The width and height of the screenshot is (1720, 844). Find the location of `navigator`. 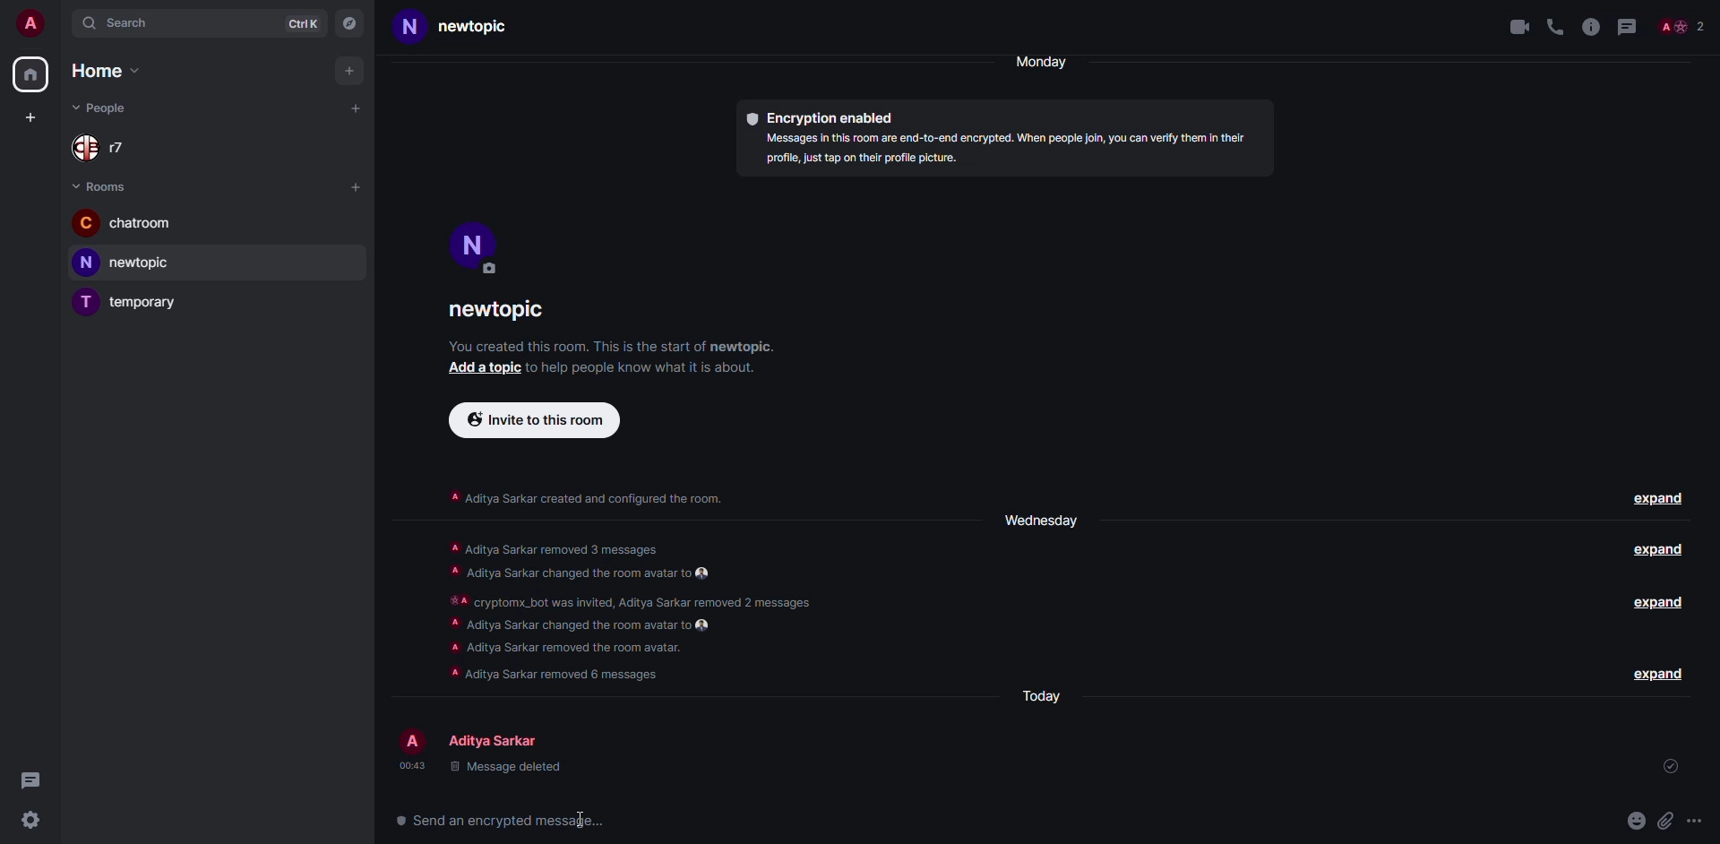

navigator is located at coordinates (351, 23).